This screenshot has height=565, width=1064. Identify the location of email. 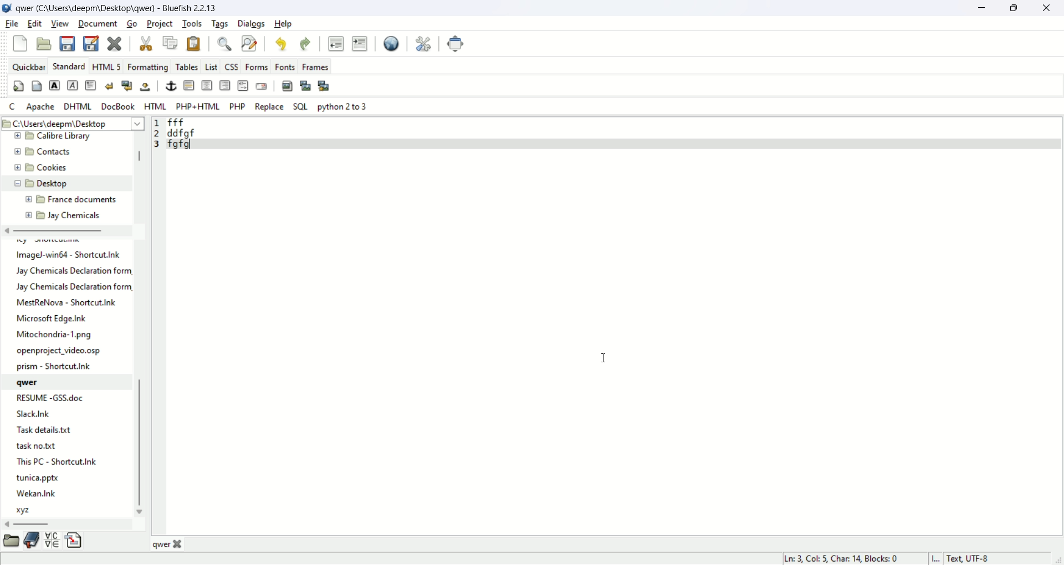
(262, 86).